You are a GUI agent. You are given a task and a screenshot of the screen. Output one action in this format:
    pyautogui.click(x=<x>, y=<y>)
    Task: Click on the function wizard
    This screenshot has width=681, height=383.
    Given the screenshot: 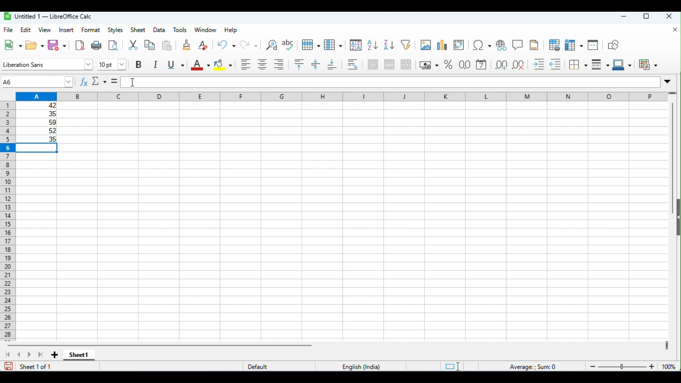 What is the action you would take?
    pyautogui.click(x=85, y=83)
    